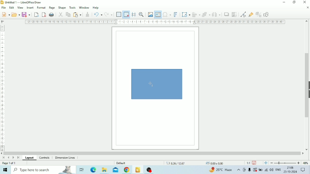 The image size is (310, 174). Describe the element at coordinates (221, 169) in the screenshot. I see `Temperature` at that location.